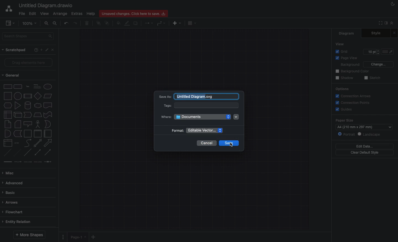  Describe the element at coordinates (386, 23) in the screenshot. I see `Sidebar` at that location.